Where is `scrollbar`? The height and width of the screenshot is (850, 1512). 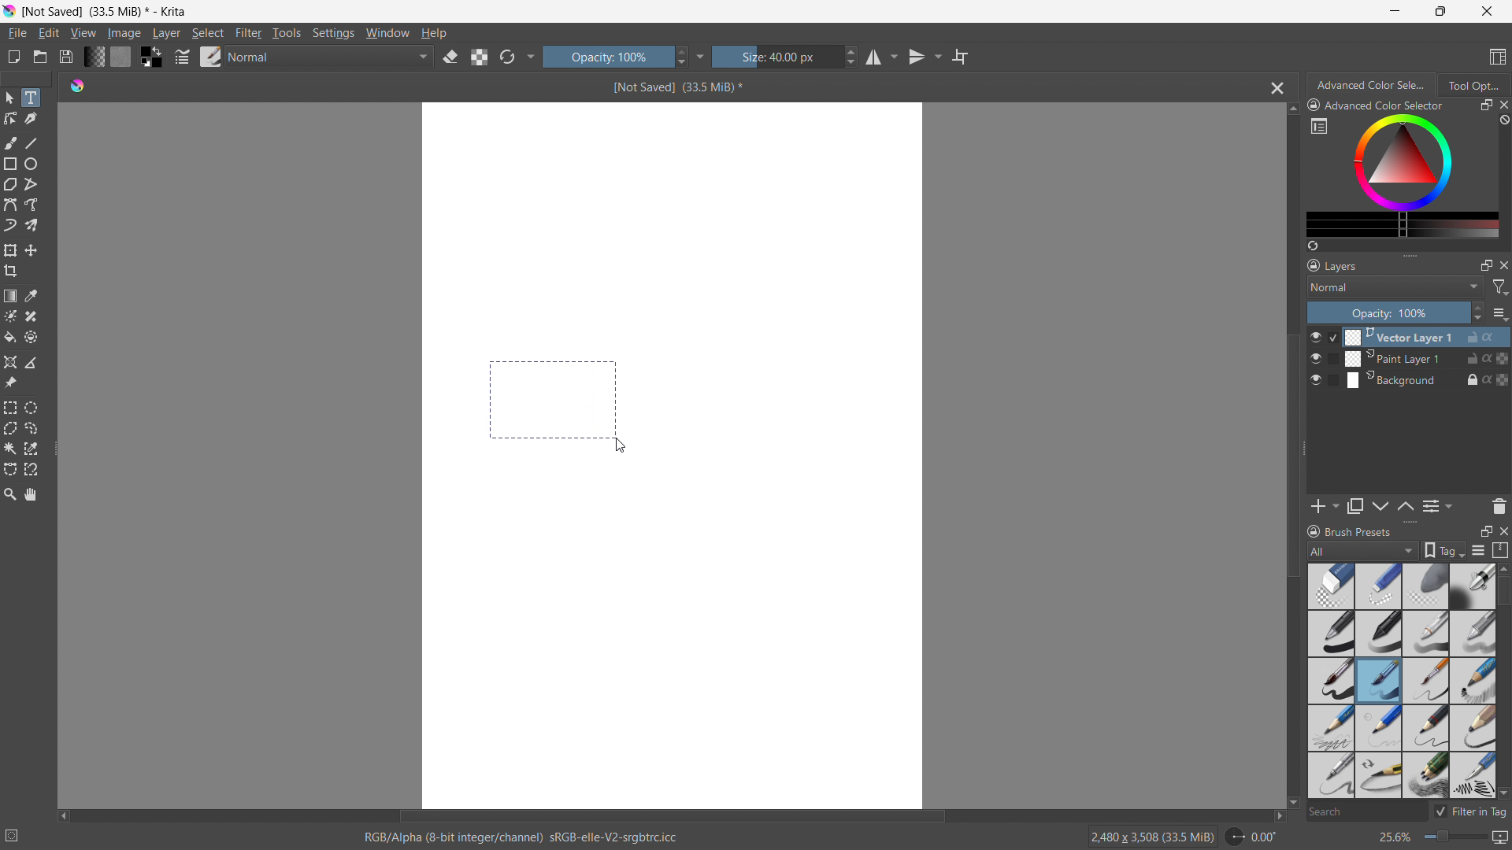 scrollbar is located at coordinates (1503, 660).